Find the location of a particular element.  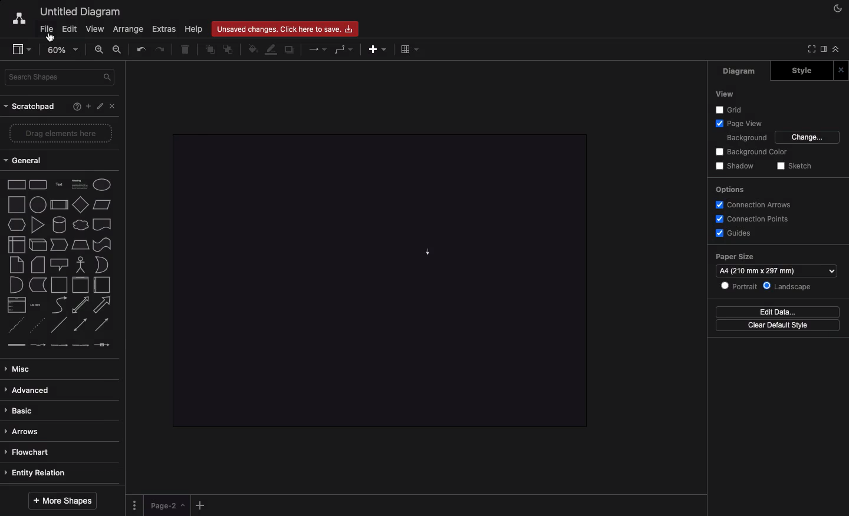

Line fill is located at coordinates (272, 50).